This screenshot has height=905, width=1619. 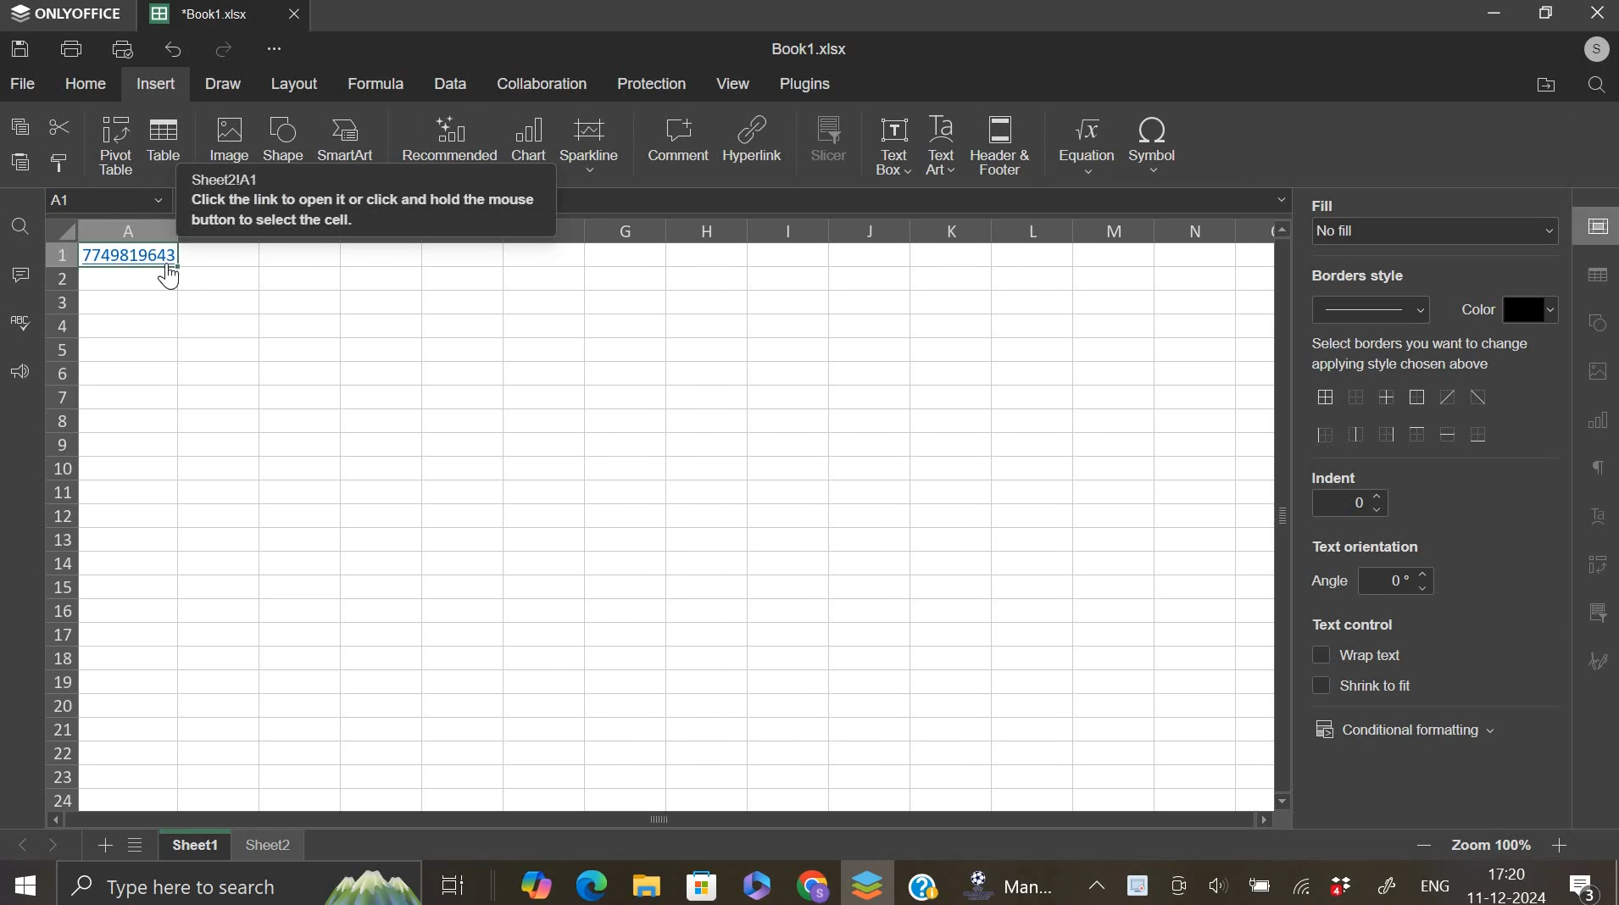 What do you see at coordinates (1284, 512) in the screenshot?
I see `vertical scroll bar` at bounding box center [1284, 512].